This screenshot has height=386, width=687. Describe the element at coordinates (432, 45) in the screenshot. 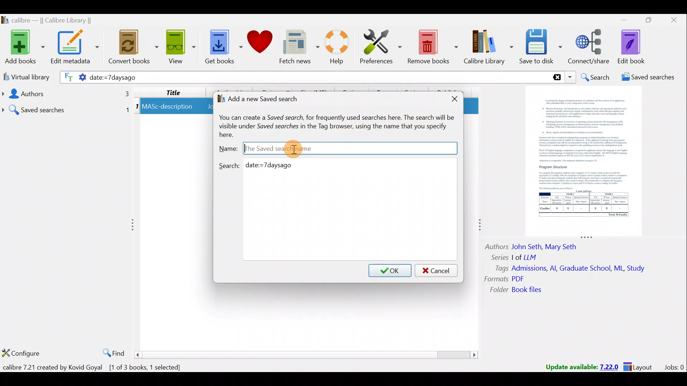

I see `Remove books` at that location.